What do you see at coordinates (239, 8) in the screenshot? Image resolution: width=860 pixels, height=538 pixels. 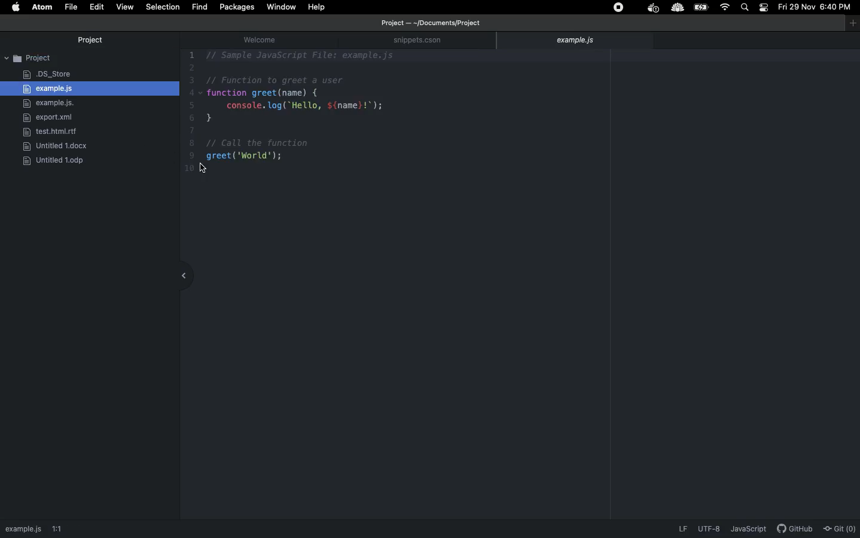 I see `Packages` at bounding box center [239, 8].